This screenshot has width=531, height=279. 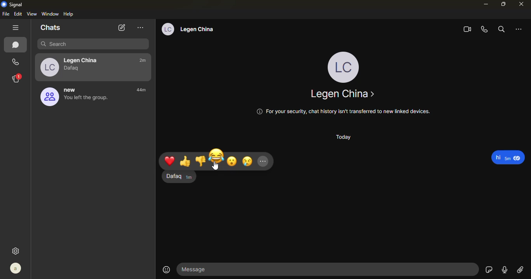 What do you see at coordinates (520, 29) in the screenshot?
I see `more option` at bounding box center [520, 29].